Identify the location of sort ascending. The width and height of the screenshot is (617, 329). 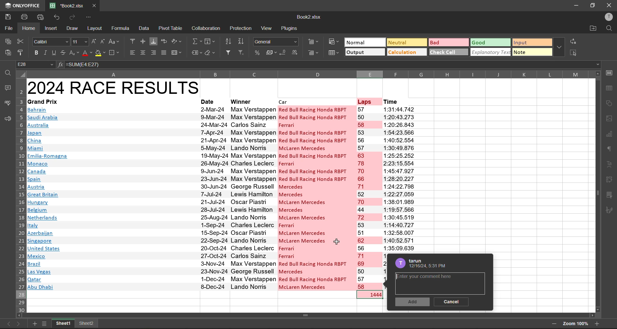
(229, 41).